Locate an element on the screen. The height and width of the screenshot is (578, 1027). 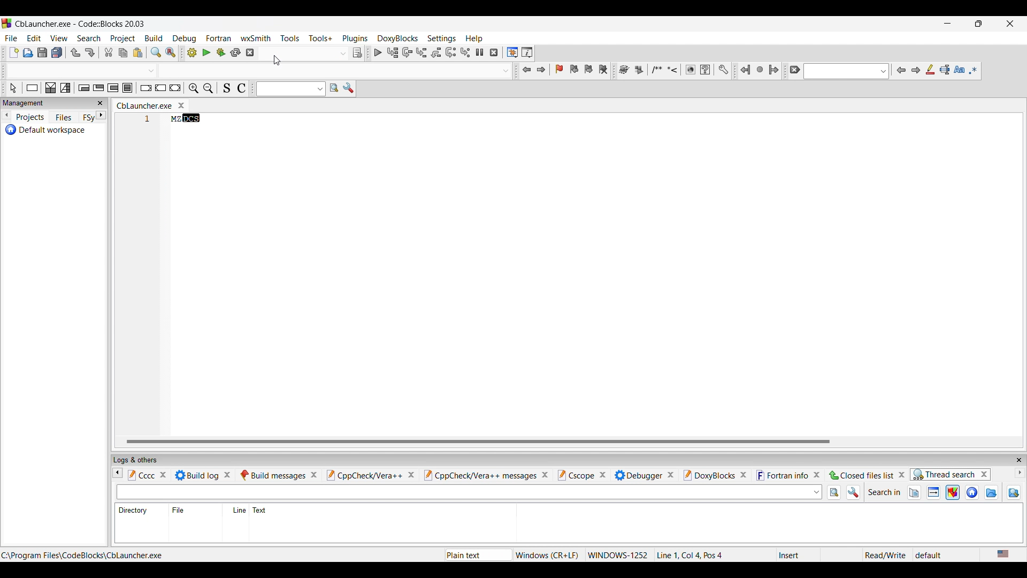
Break instruction is located at coordinates (146, 88).